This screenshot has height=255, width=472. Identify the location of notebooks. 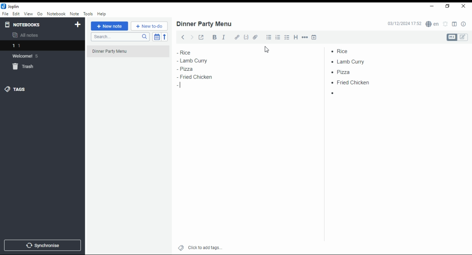
(24, 24).